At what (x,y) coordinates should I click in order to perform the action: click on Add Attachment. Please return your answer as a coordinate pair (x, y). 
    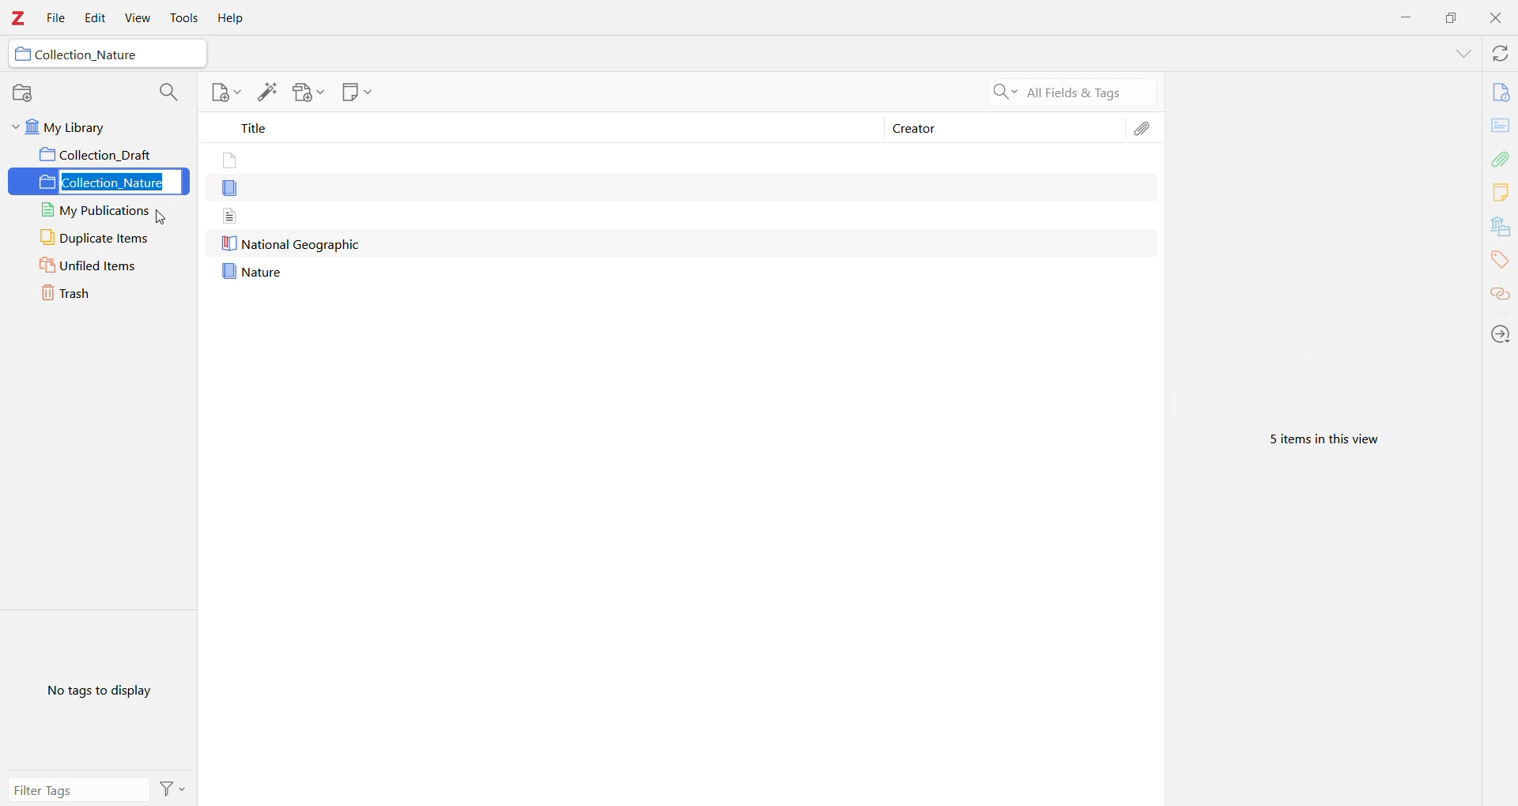
    Looking at the image, I should click on (304, 92).